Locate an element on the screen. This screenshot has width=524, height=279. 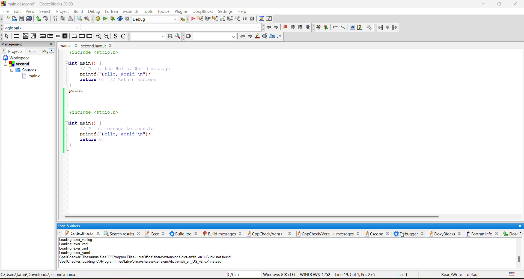
step out is located at coordinates (223, 20).